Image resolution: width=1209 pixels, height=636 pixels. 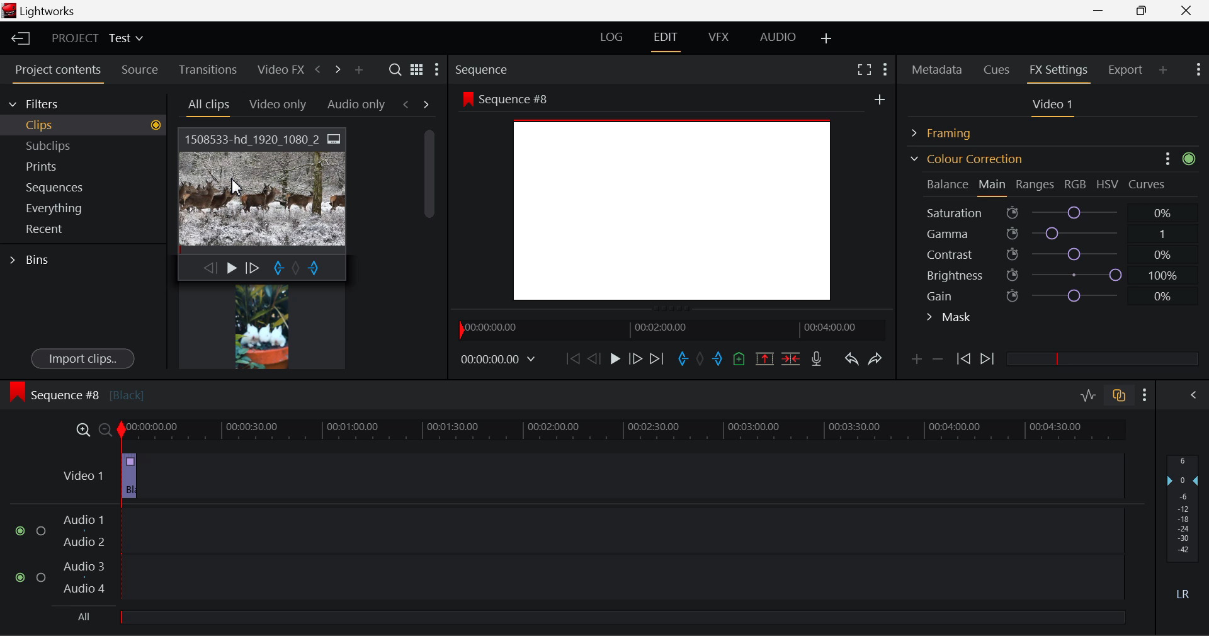 I want to click on Export Panel, so click(x=1127, y=69).